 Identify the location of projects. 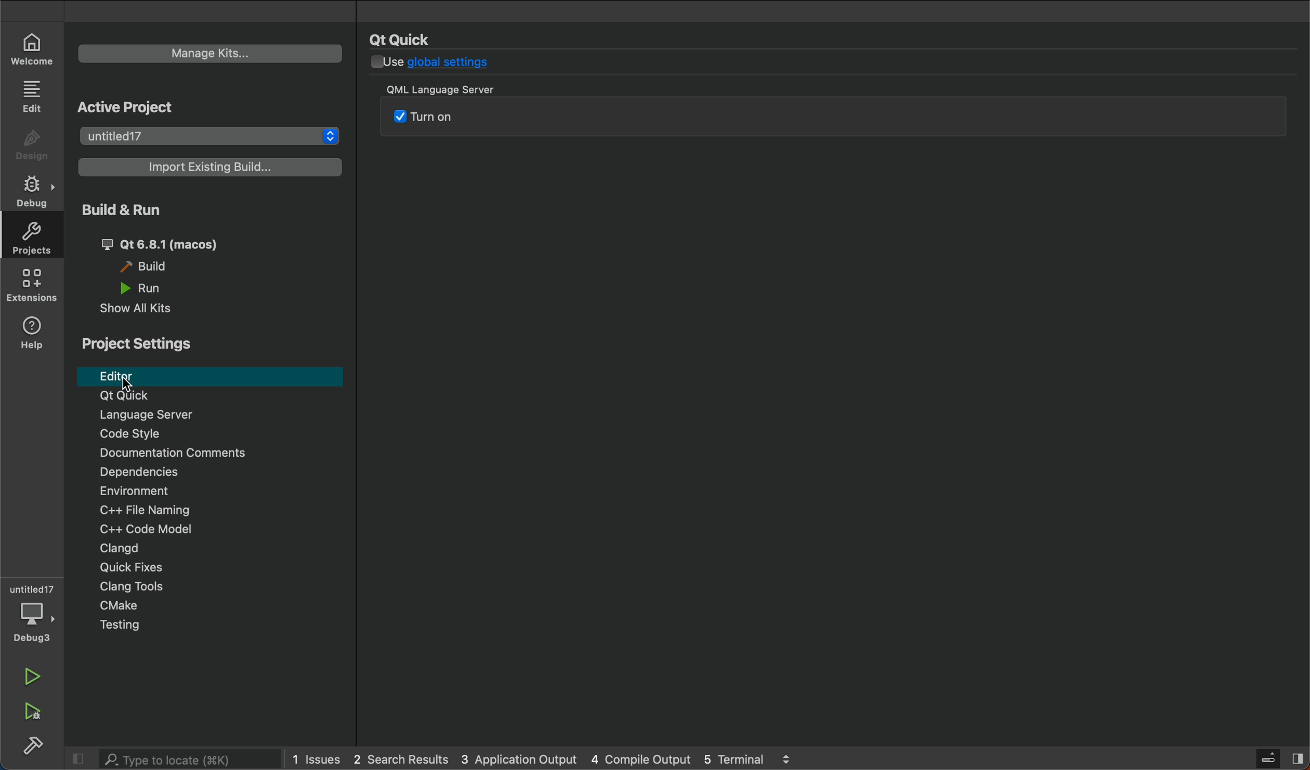
(210, 137).